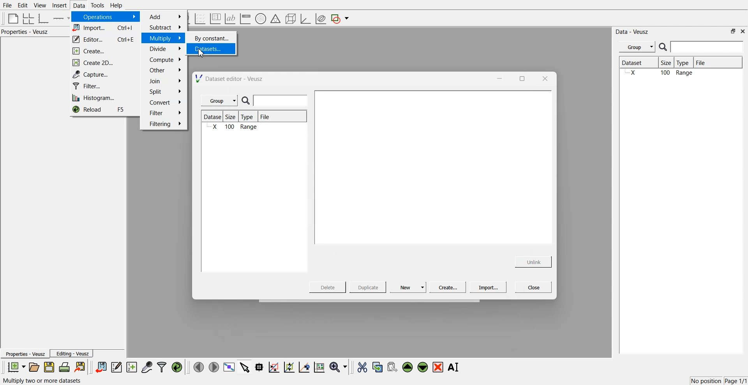  What do you see at coordinates (165, 27) in the screenshot?
I see `Subtract` at bounding box center [165, 27].